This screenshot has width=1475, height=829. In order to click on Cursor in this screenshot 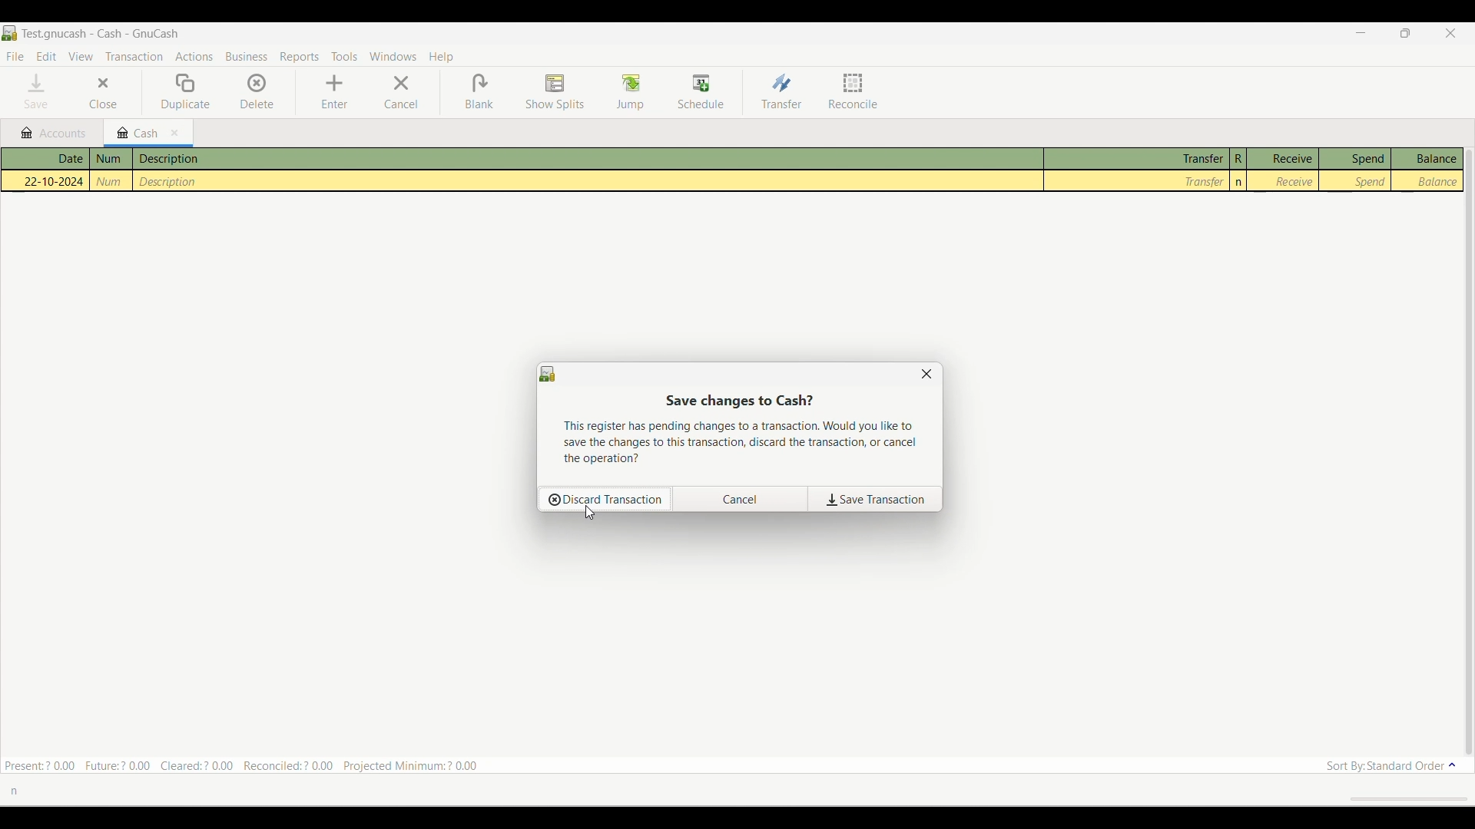, I will do `click(589, 514)`.